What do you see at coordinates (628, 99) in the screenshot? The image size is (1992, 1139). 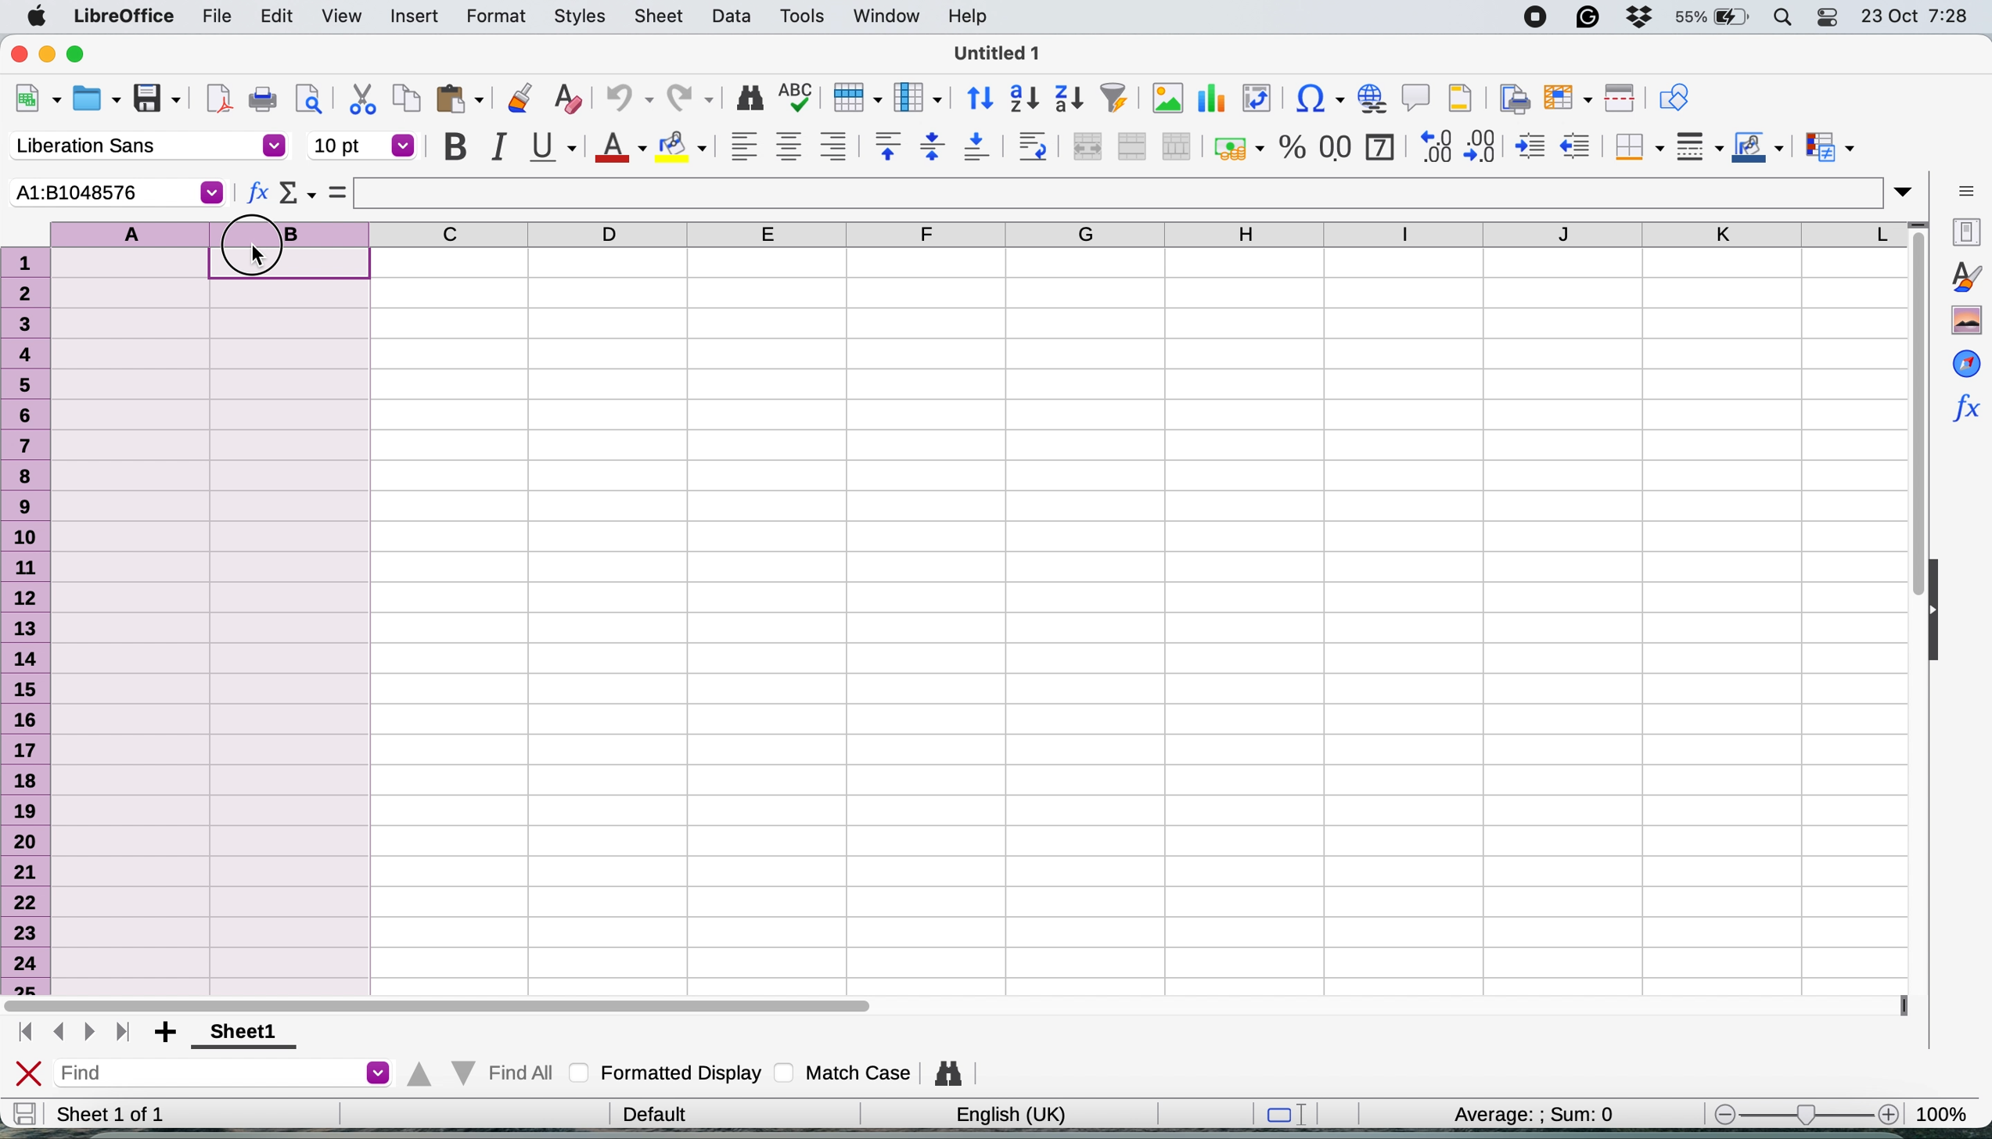 I see `undo` at bounding box center [628, 99].